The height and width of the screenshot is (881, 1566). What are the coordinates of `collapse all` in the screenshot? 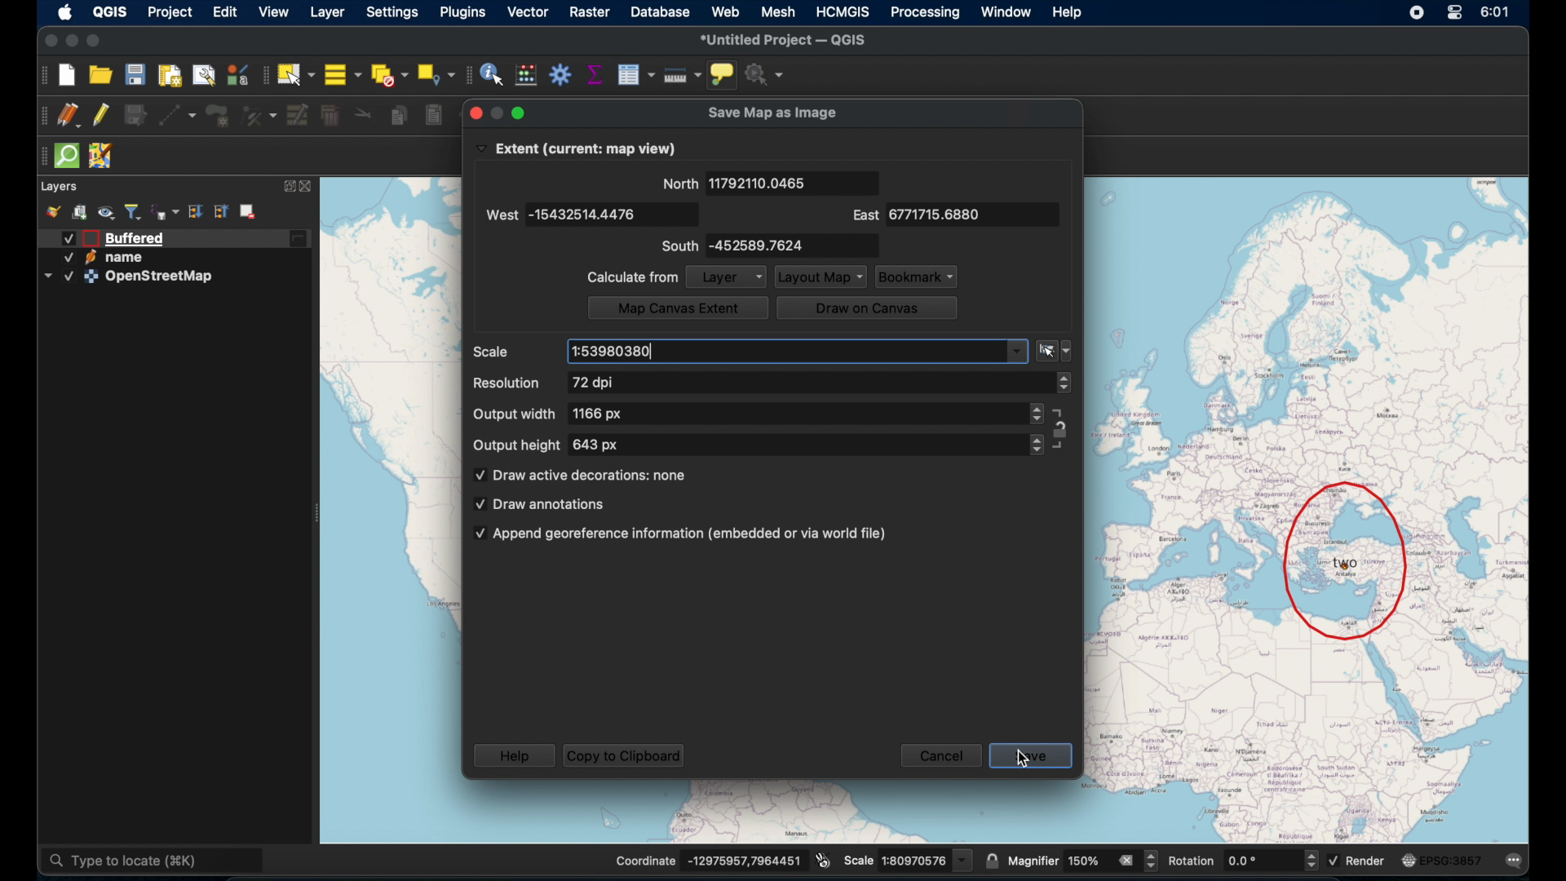 It's located at (222, 212).